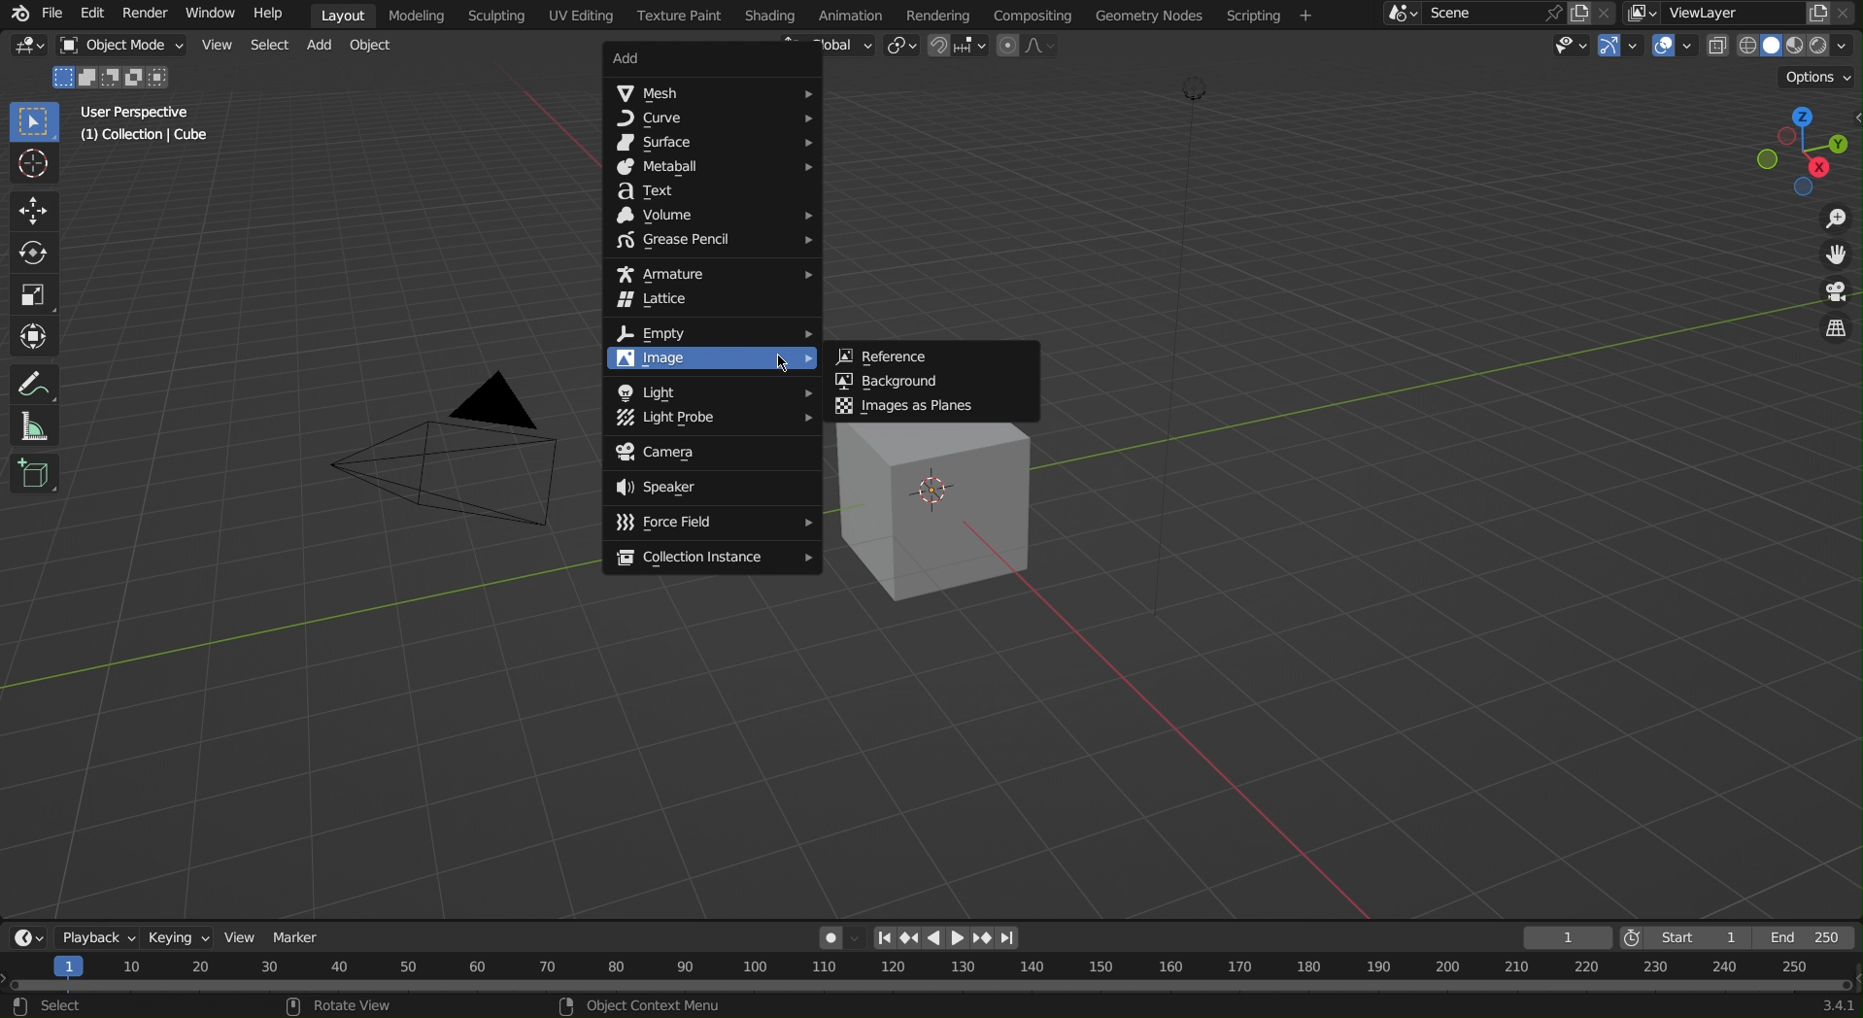 Image resolution: width=1863 pixels, height=1018 pixels. I want to click on Cursor at Image, so click(782, 360).